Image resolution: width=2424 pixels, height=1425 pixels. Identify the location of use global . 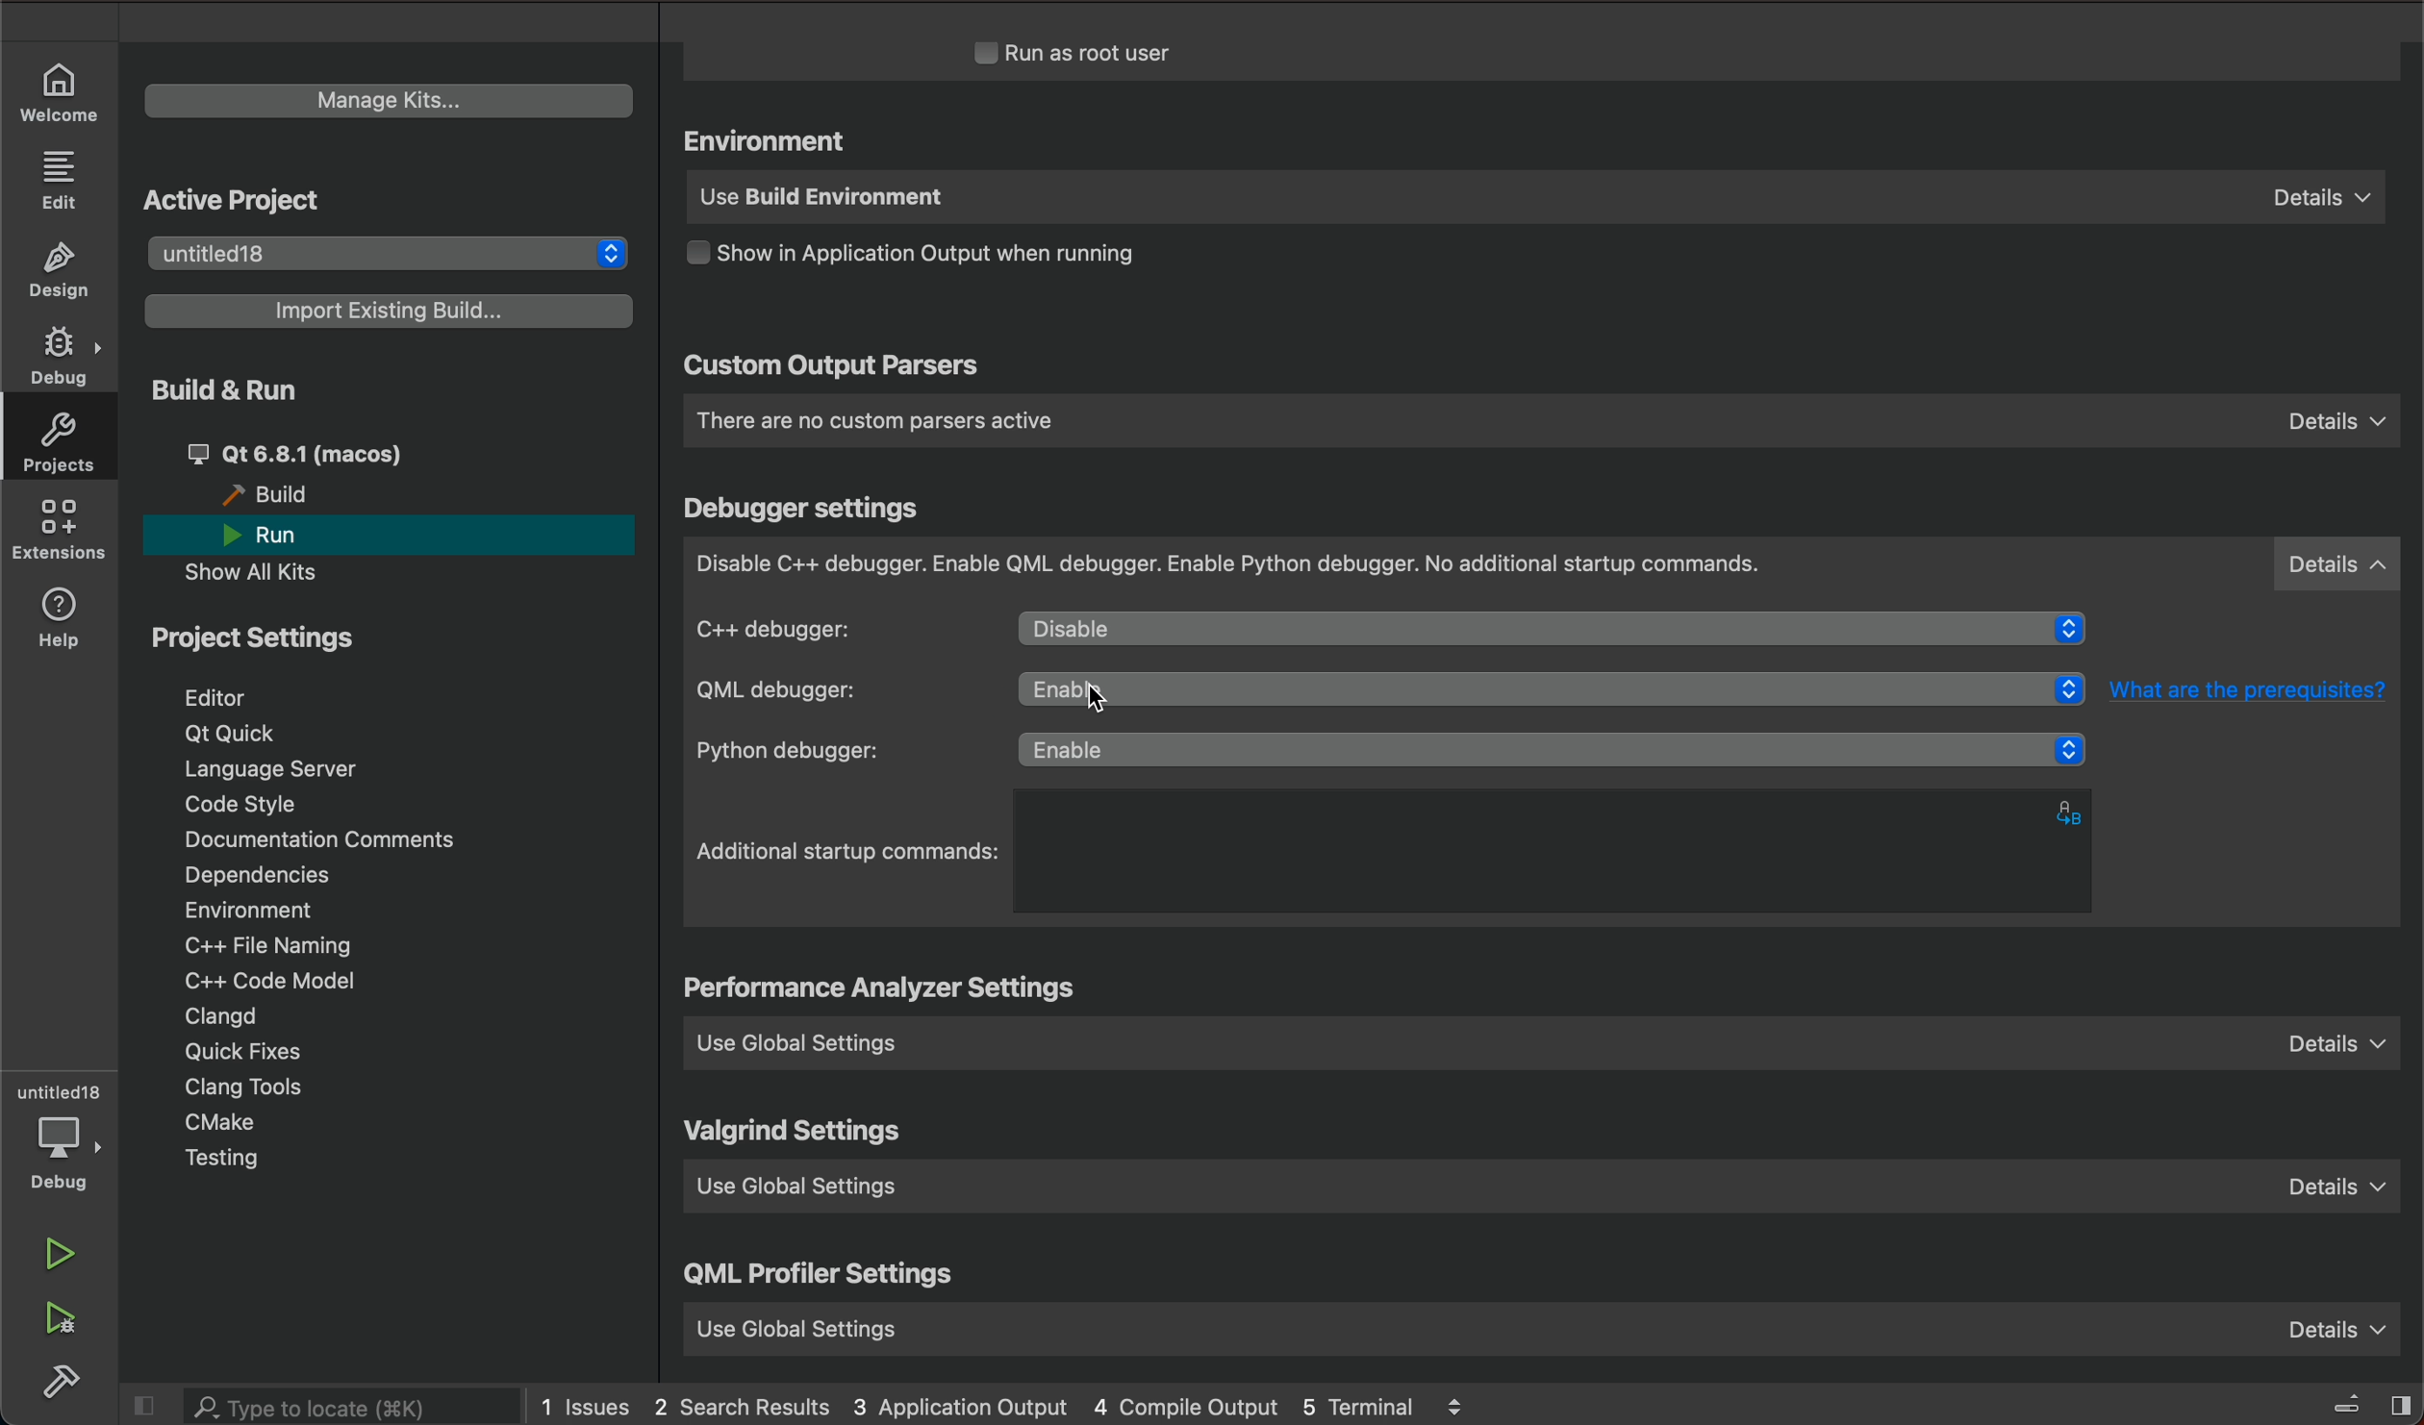
(1554, 1041).